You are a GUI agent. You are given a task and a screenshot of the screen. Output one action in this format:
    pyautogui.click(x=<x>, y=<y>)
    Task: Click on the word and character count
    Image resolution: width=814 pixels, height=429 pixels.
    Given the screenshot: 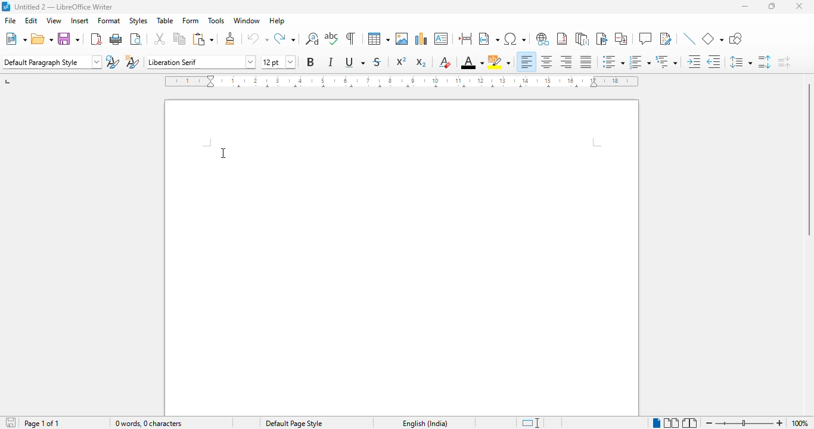 What is the action you would take?
    pyautogui.click(x=148, y=423)
    